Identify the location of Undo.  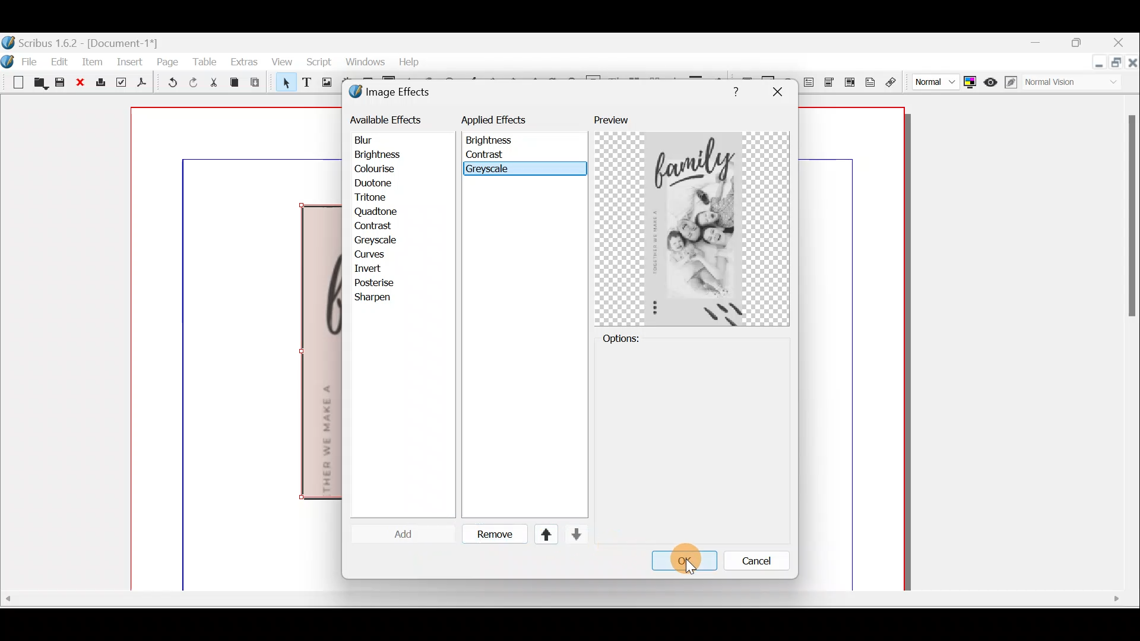
(167, 83).